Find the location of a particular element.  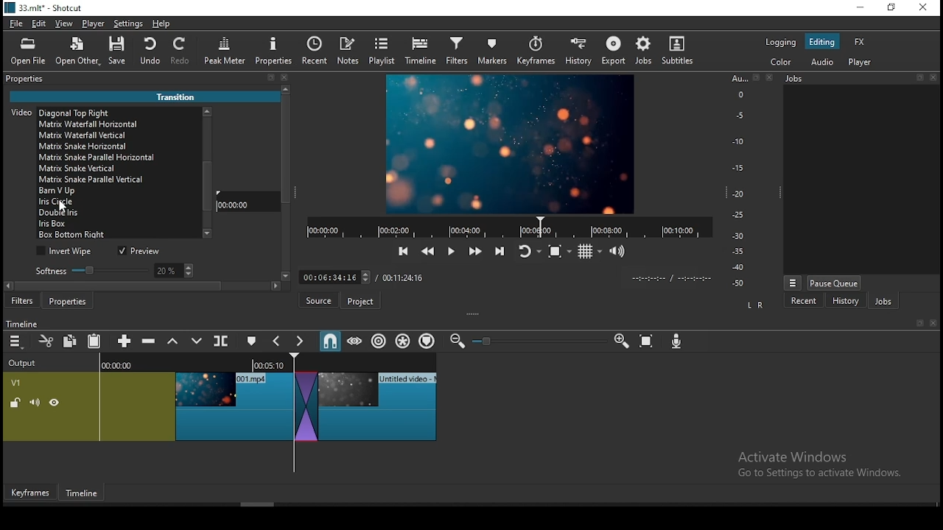

skip to previous point is located at coordinates (402, 252).